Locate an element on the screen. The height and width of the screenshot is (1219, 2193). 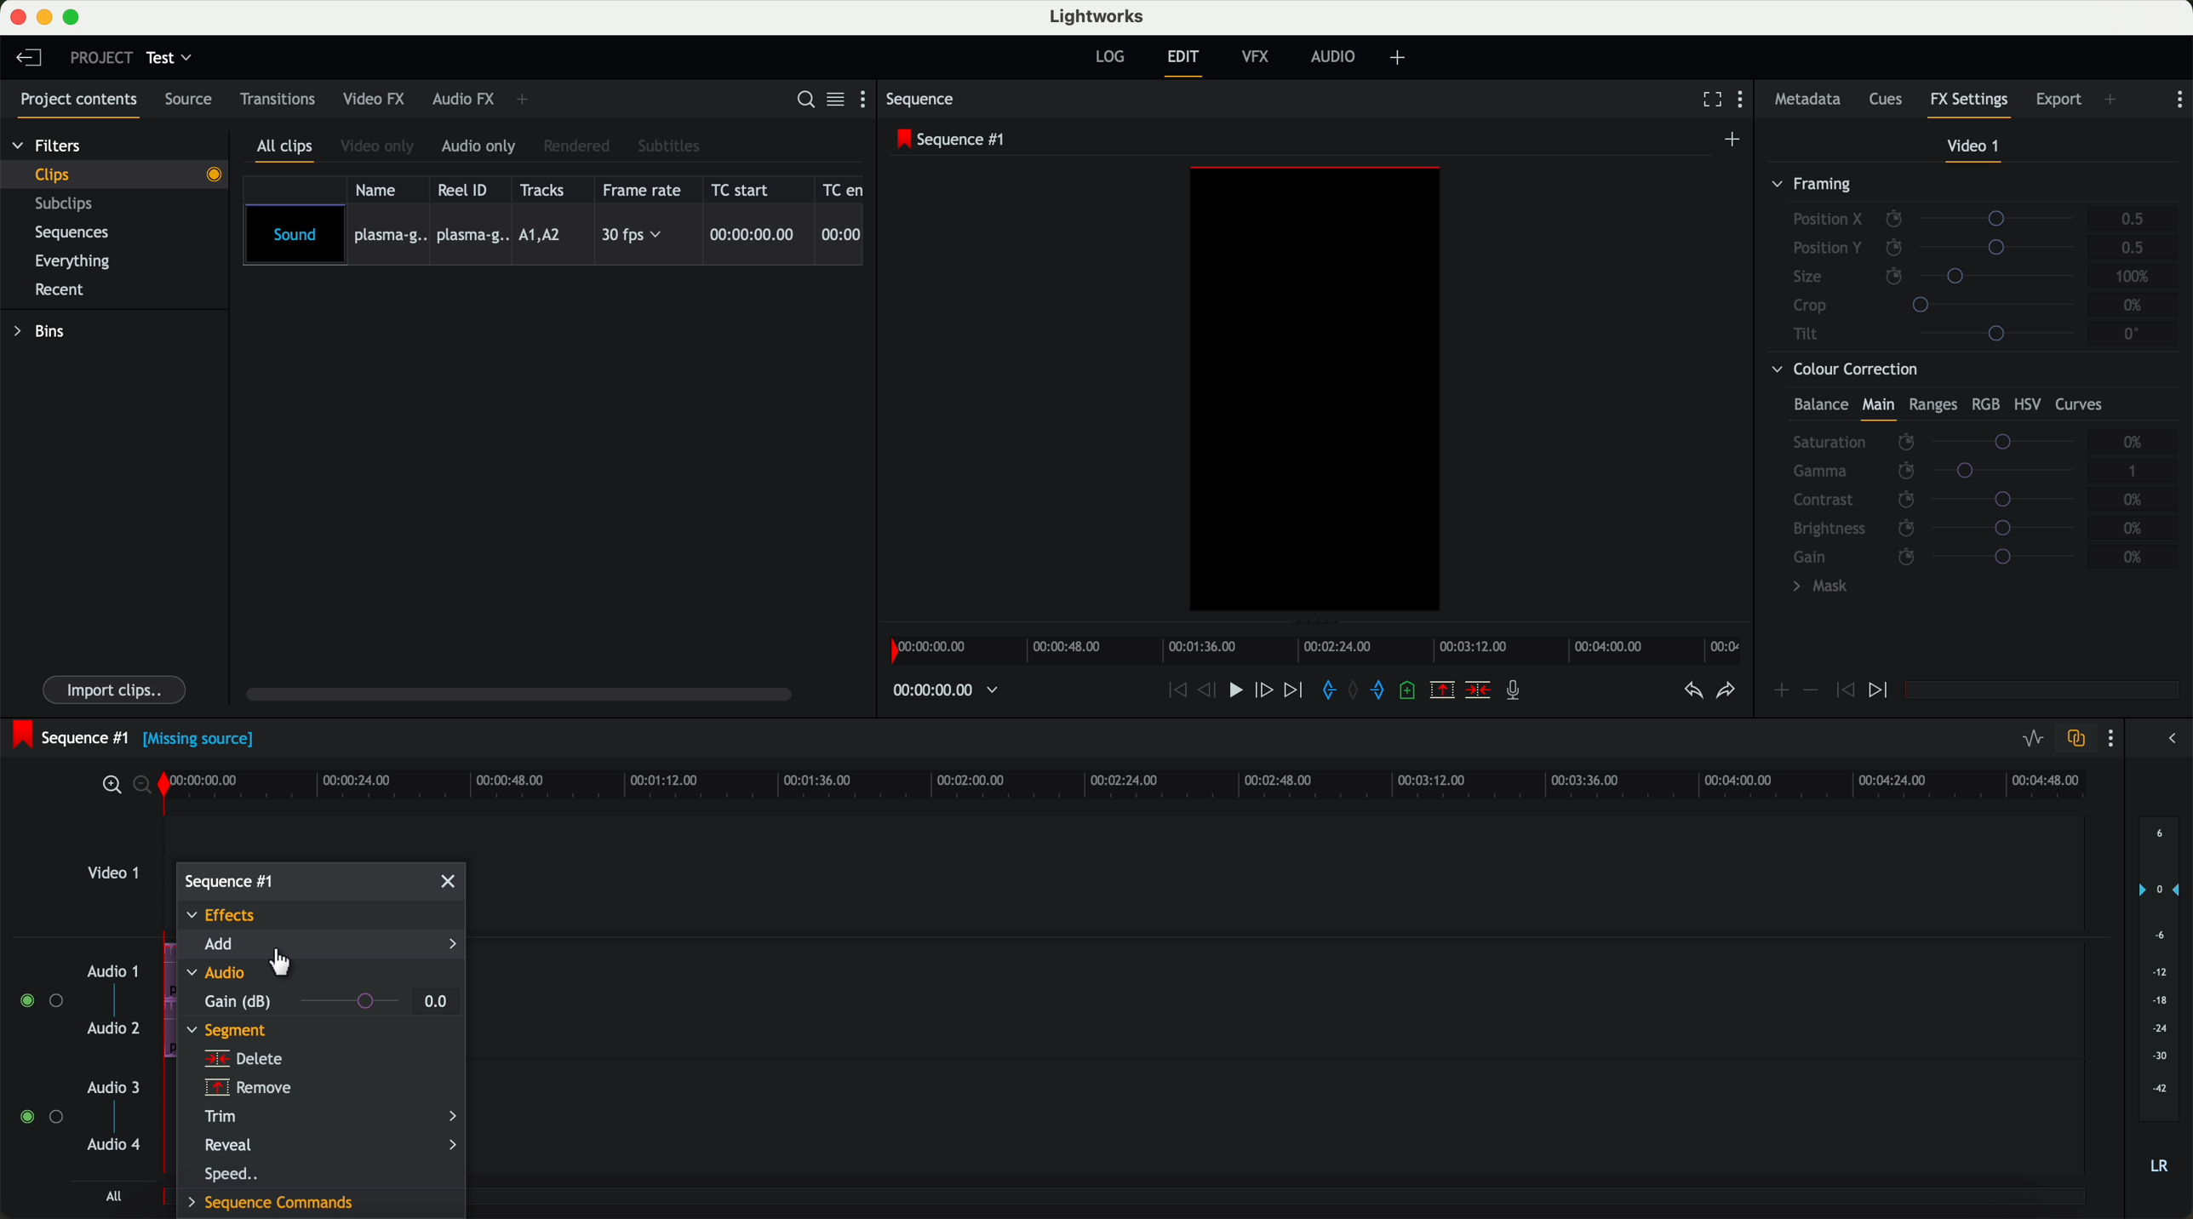
TC start is located at coordinates (747, 190).